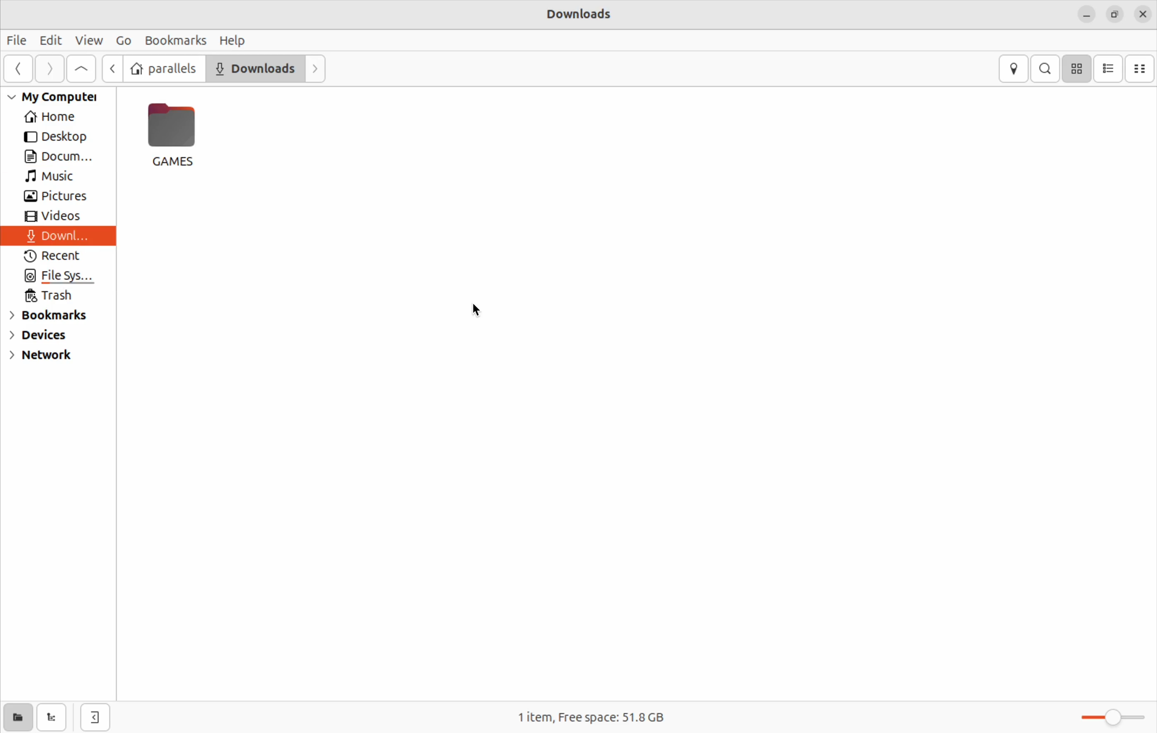  I want to click on desktop, so click(60, 137).